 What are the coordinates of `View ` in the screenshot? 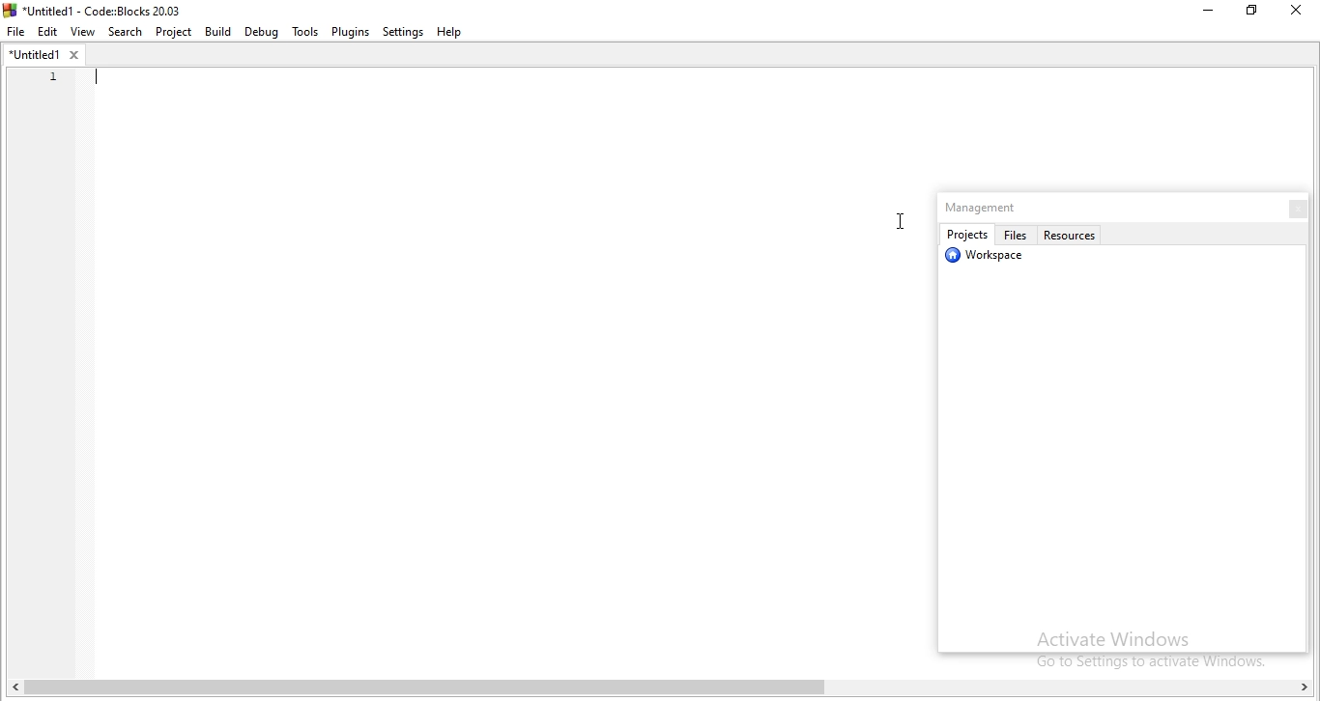 It's located at (85, 30).